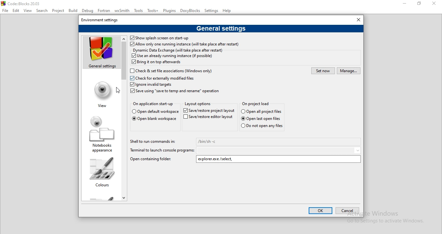 This screenshot has width=442, height=234. What do you see at coordinates (59, 11) in the screenshot?
I see `Project` at bounding box center [59, 11].